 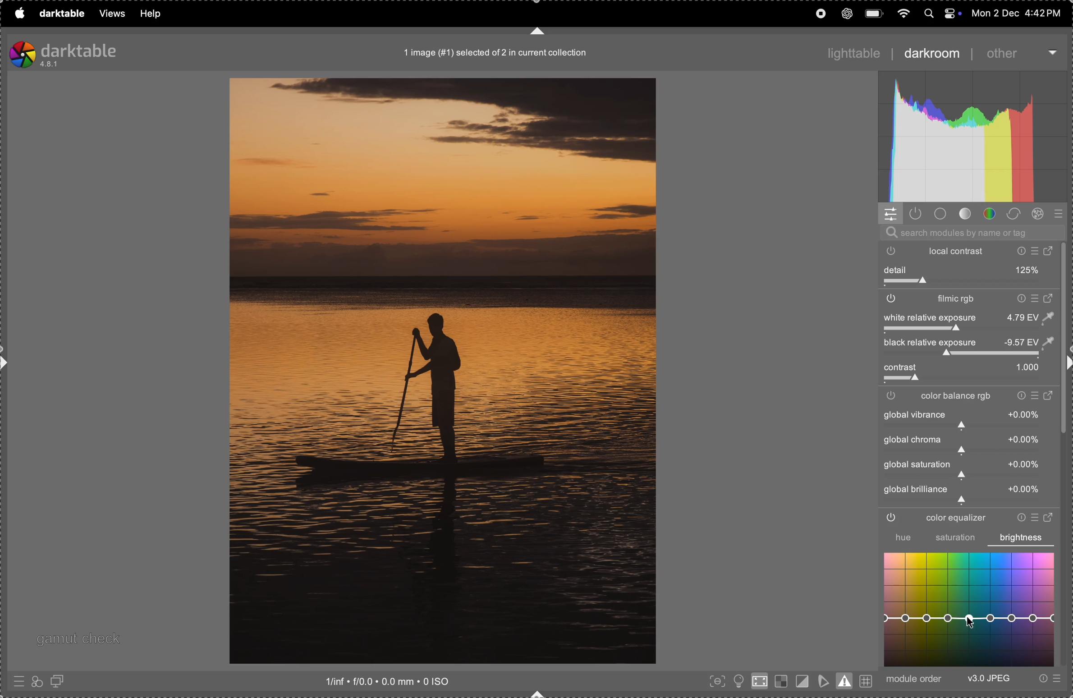 I want to click on quick access panel, so click(x=891, y=213).